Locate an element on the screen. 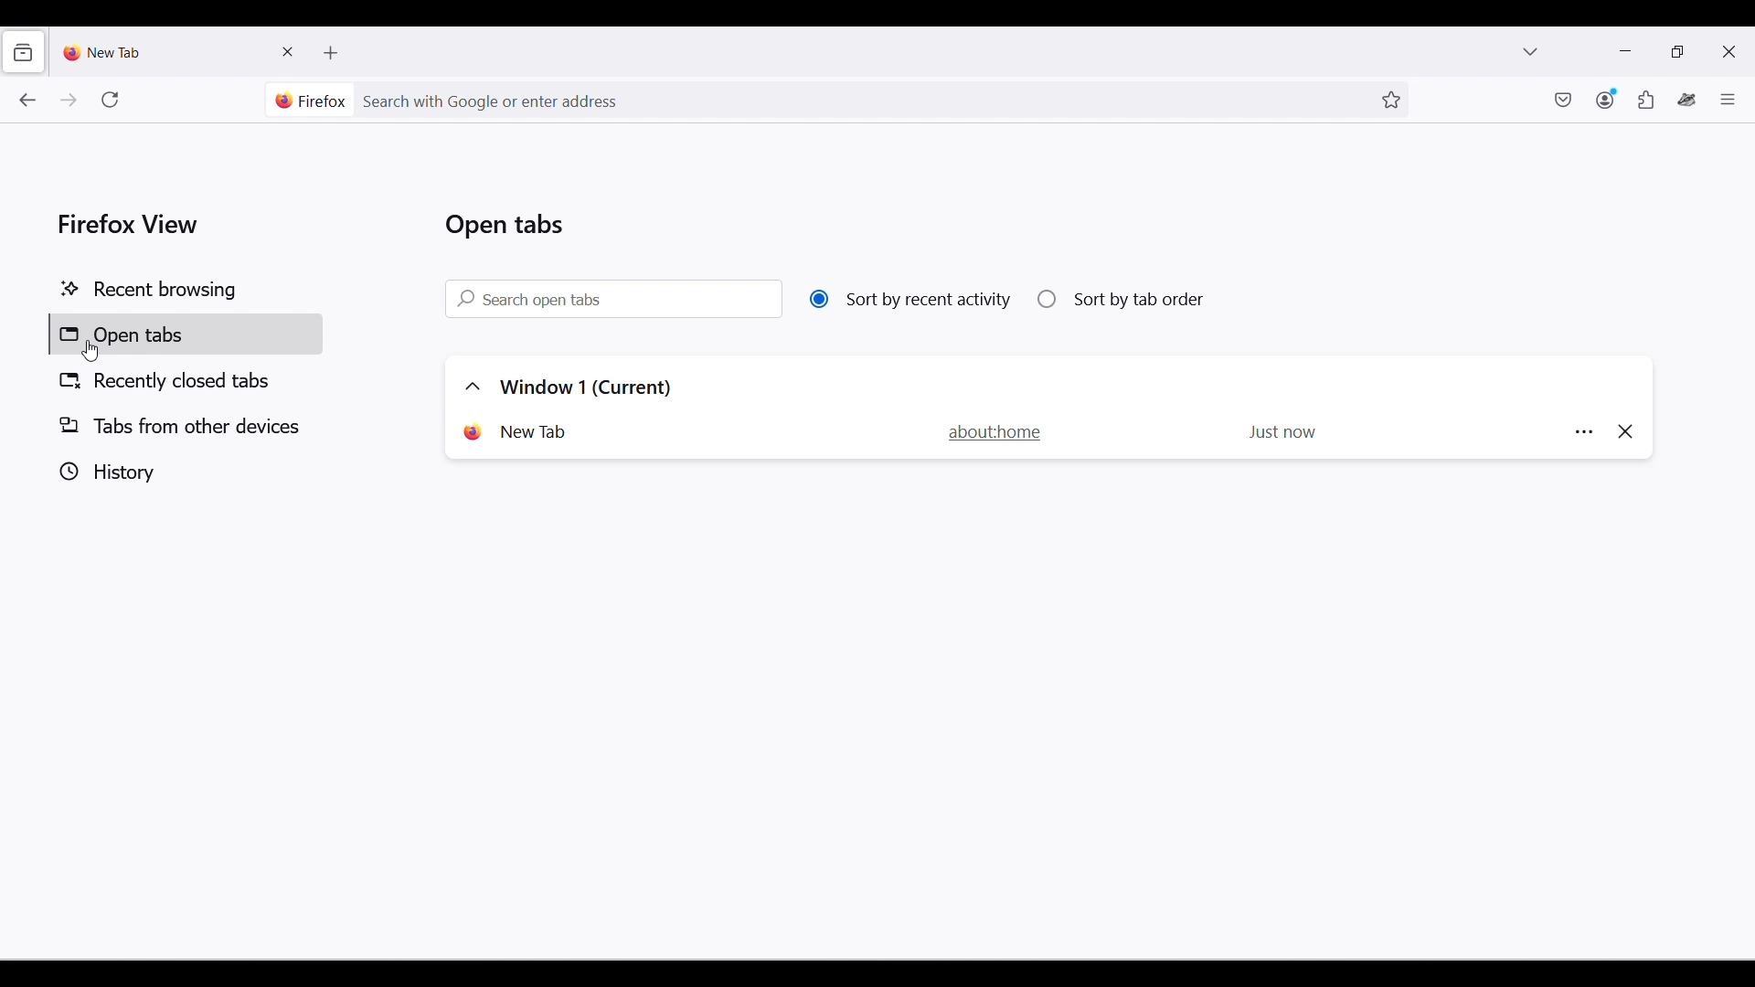 This screenshot has width=1755, height=987. Search with Google or enter address is located at coordinates (862, 101).